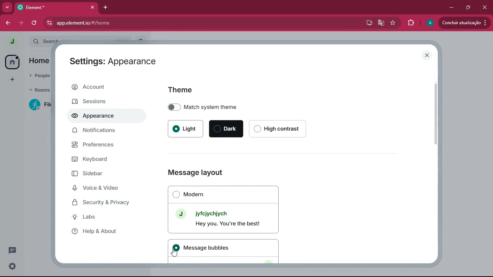 This screenshot has width=493, height=277. What do you see at coordinates (143, 23) in the screenshot?
I see `app.elementio/#/home` at bounding box center [143, 23].